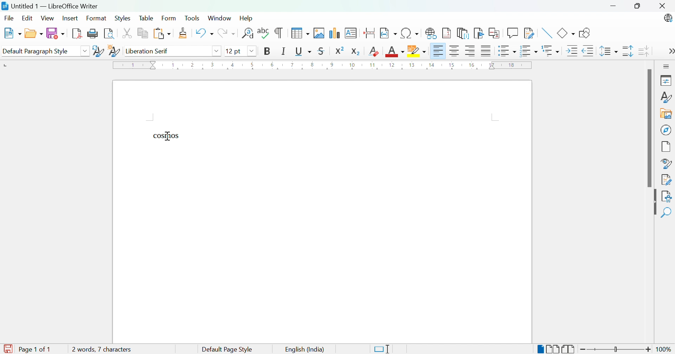 The height and width of the screenshot is (354, 675). What do you see at coordinates (666, 147) in the screenshot?
I see `Page` at bounding box center [666, 147].